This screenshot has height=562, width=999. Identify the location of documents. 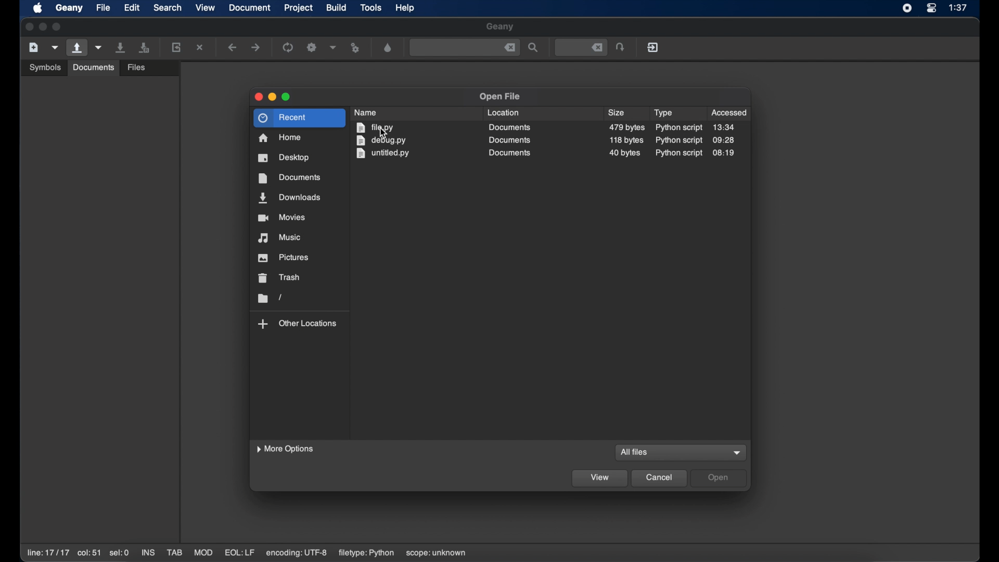
(288, 178).